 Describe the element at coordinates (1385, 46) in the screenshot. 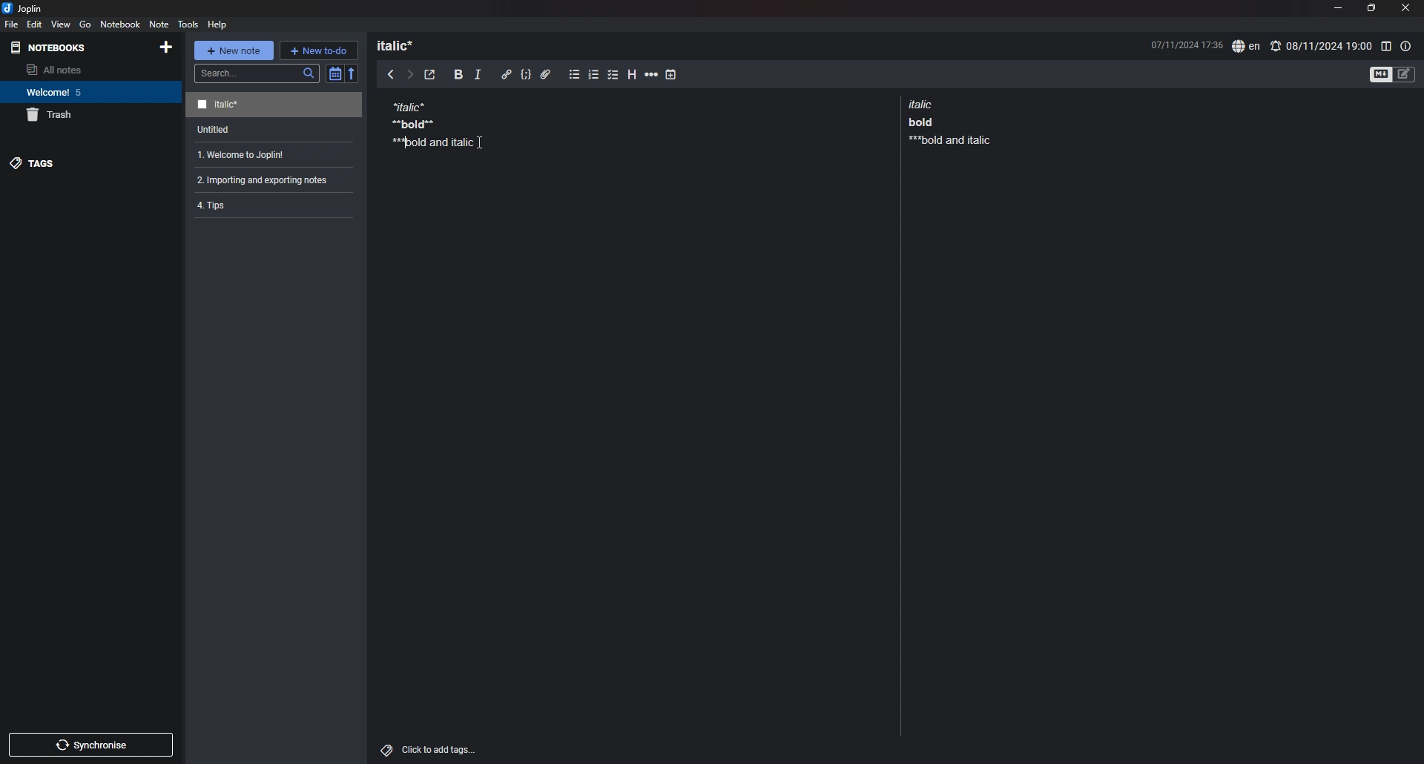

I see `toggle editor layout` at that location.